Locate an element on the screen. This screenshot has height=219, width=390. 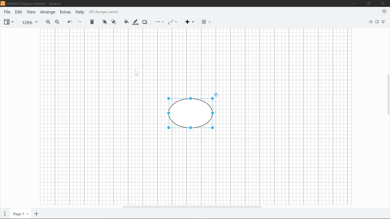
Fill color is located at coordinates (126, 22).